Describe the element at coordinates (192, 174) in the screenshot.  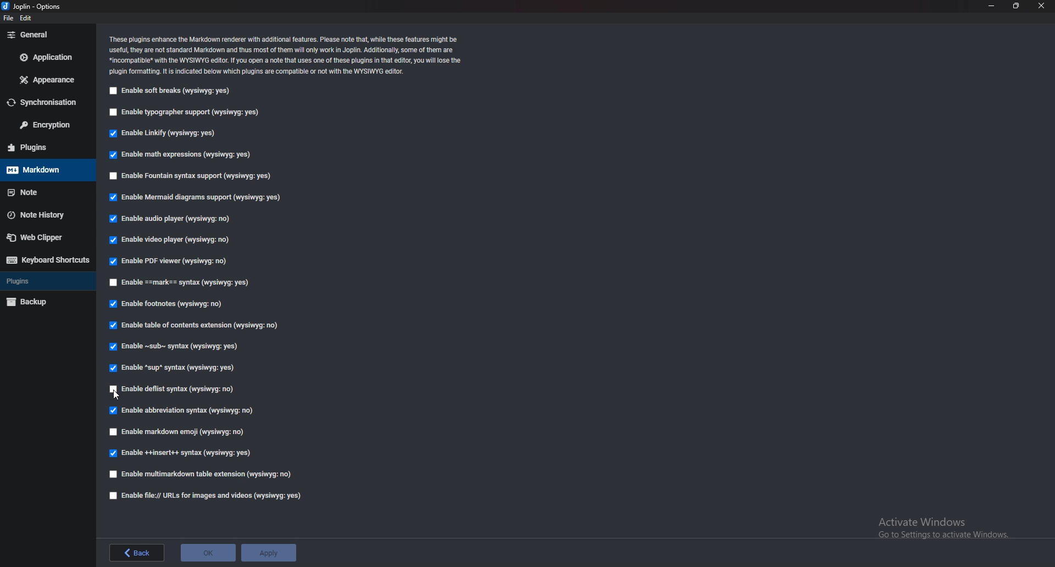
I see `Enable fountain syntax support` at that location.